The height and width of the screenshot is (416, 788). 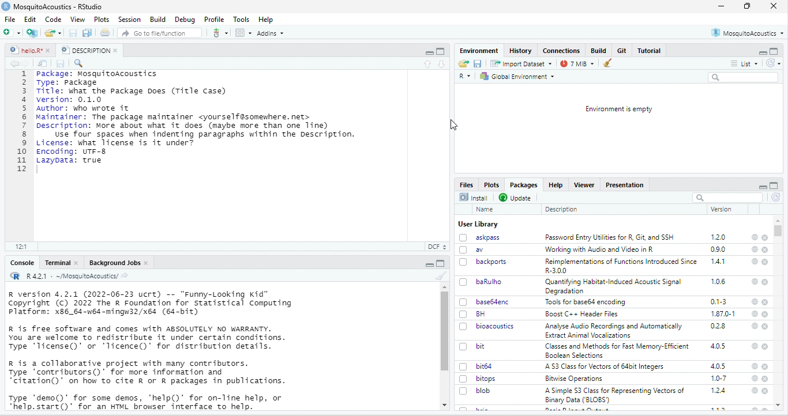 What do you see at coordinates (215, 19) in the screenshot?
I see `Profile` at bounding box center [215, 19].